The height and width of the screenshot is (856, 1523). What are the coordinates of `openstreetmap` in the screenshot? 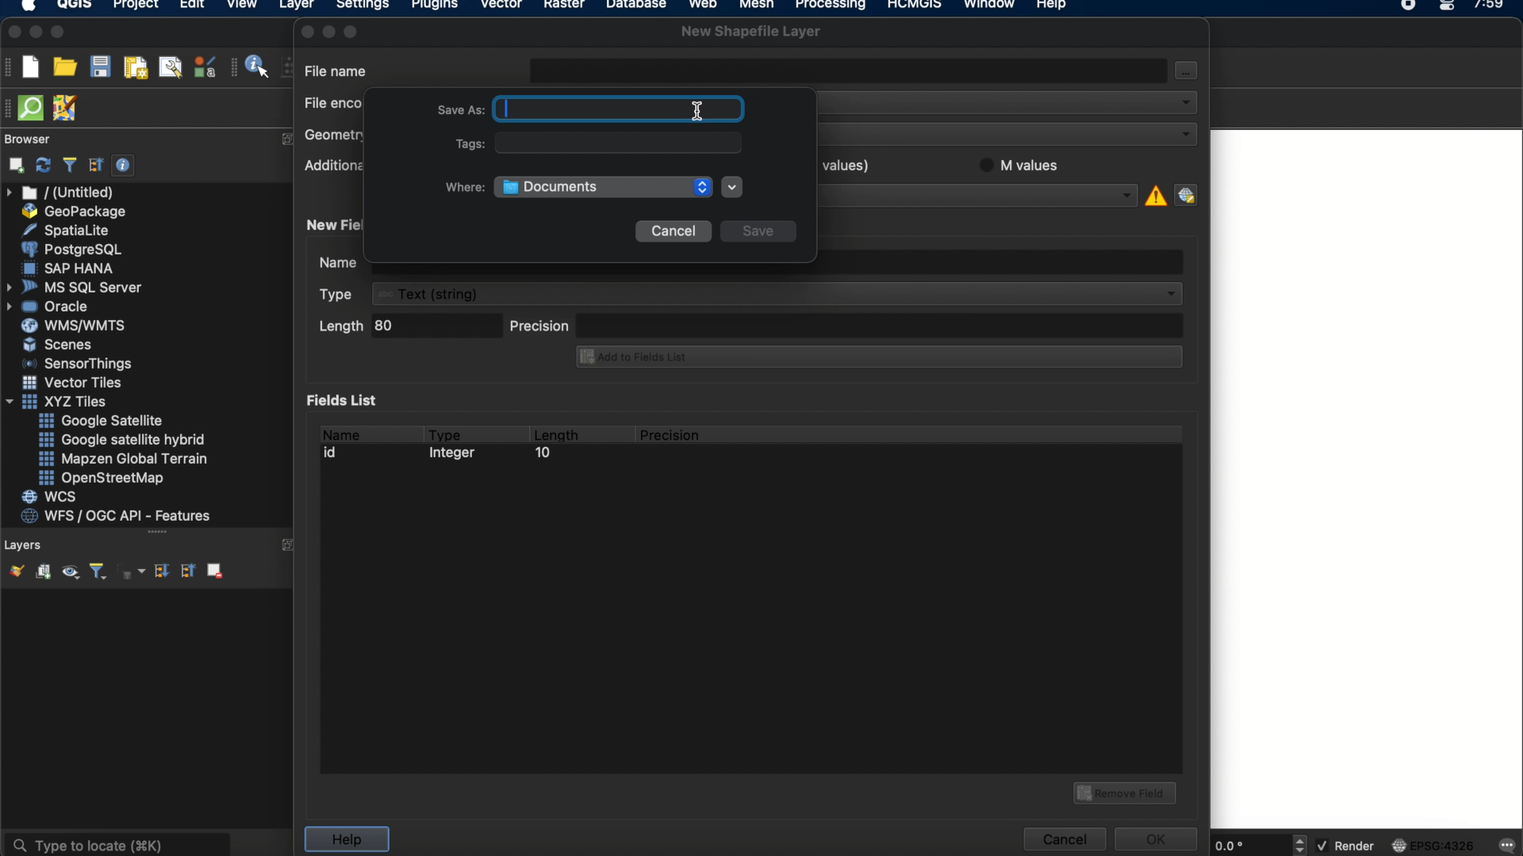 It's located at (102, 479).